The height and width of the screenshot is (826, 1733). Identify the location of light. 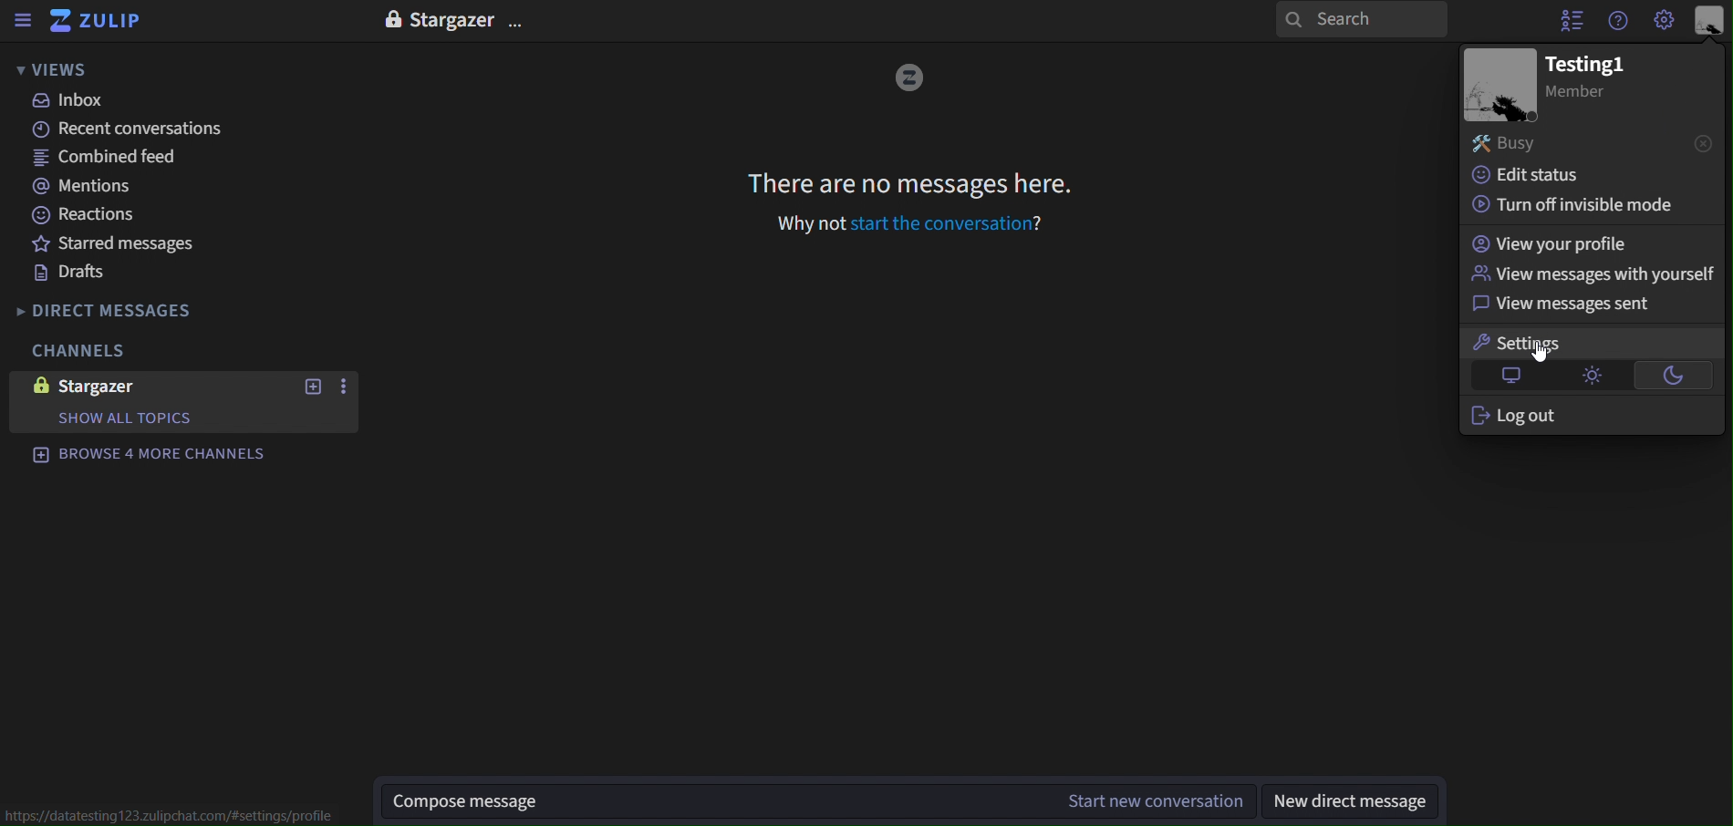
(1592, 377).